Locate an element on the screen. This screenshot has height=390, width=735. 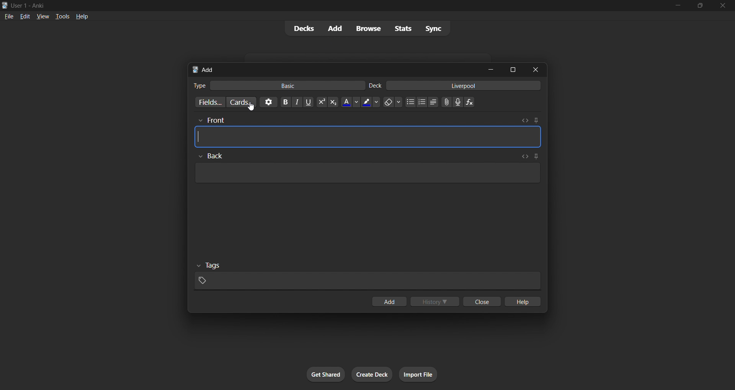
maximize/restore is located at coordinates (699, 5).